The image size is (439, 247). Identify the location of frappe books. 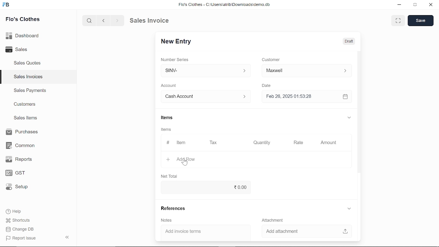
(6, 5).